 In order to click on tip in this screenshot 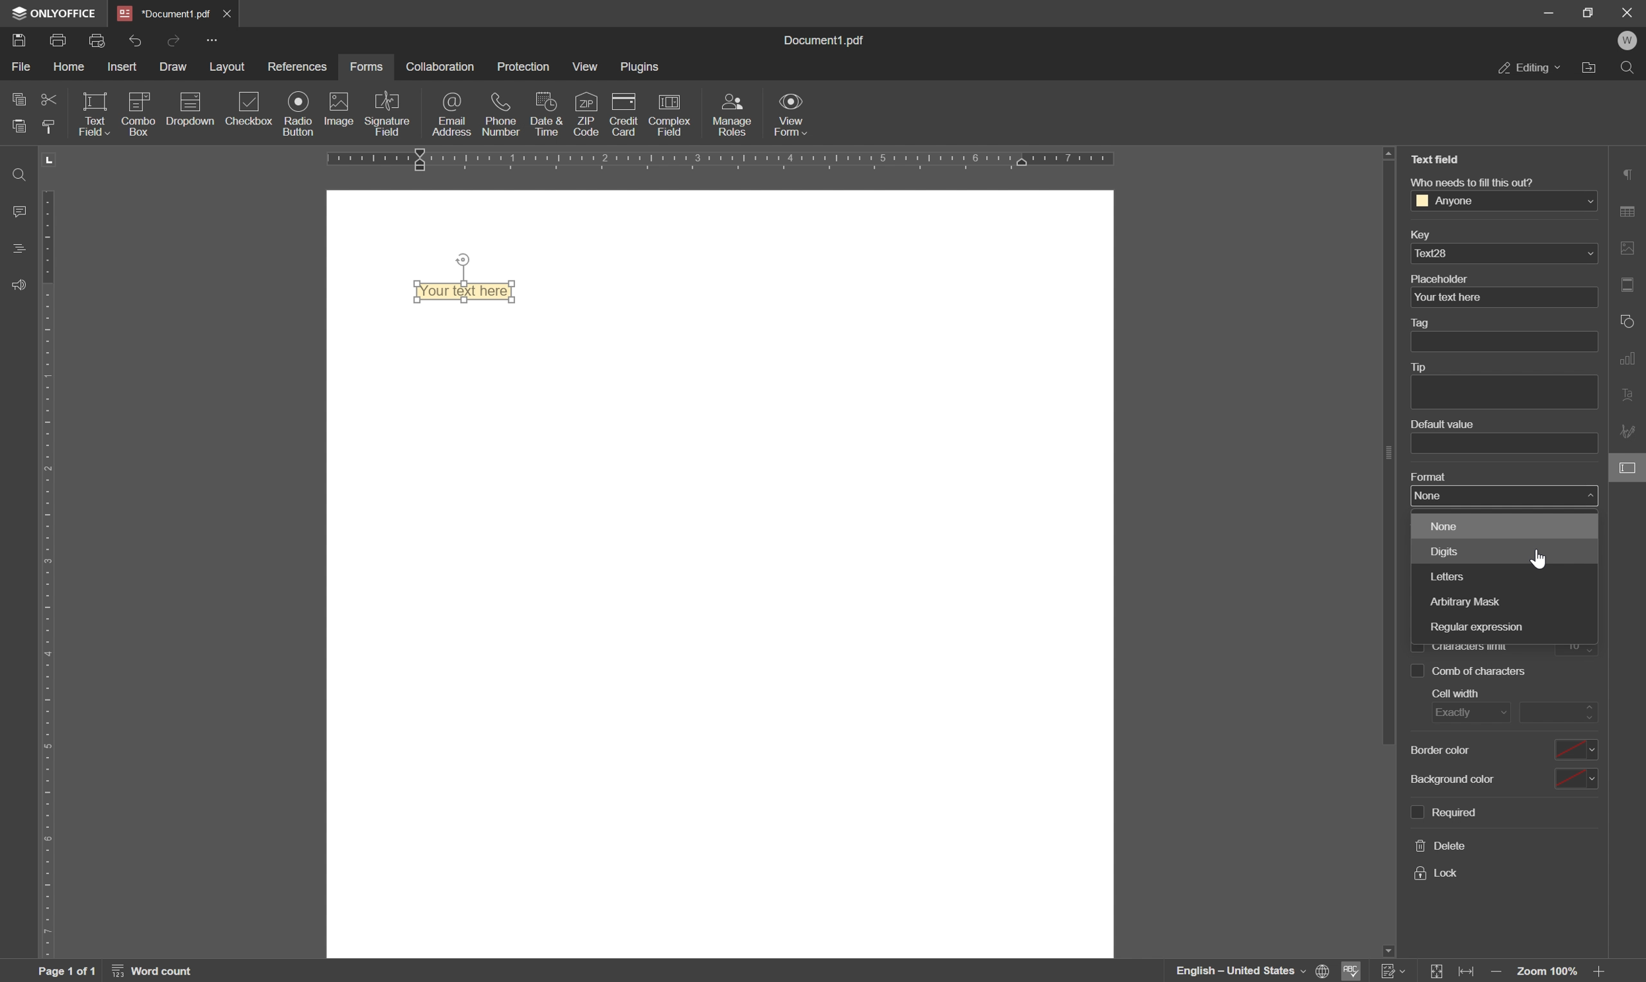, I will do `click(1420, 367)`.